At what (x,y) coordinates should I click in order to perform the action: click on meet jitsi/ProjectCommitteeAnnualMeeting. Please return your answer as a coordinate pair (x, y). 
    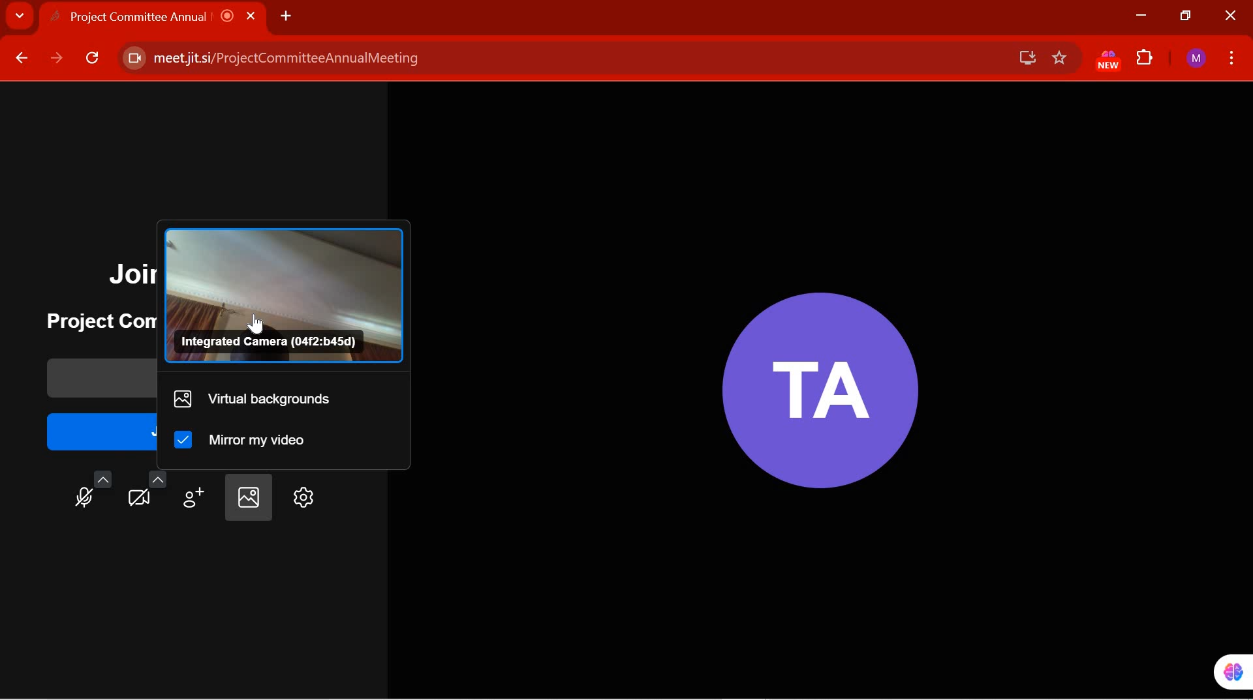
    Looking at the image, I should click on (557, 59).